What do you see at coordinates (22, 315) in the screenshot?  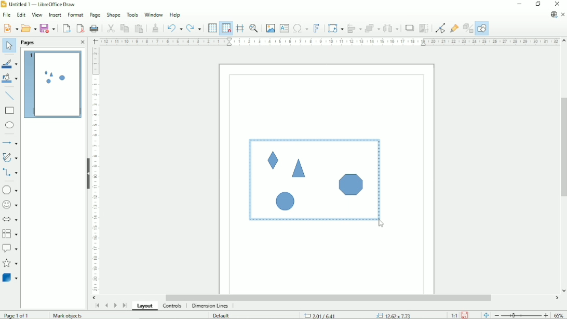 I see `Page 1 of 1` at bounding box center [22, 315].